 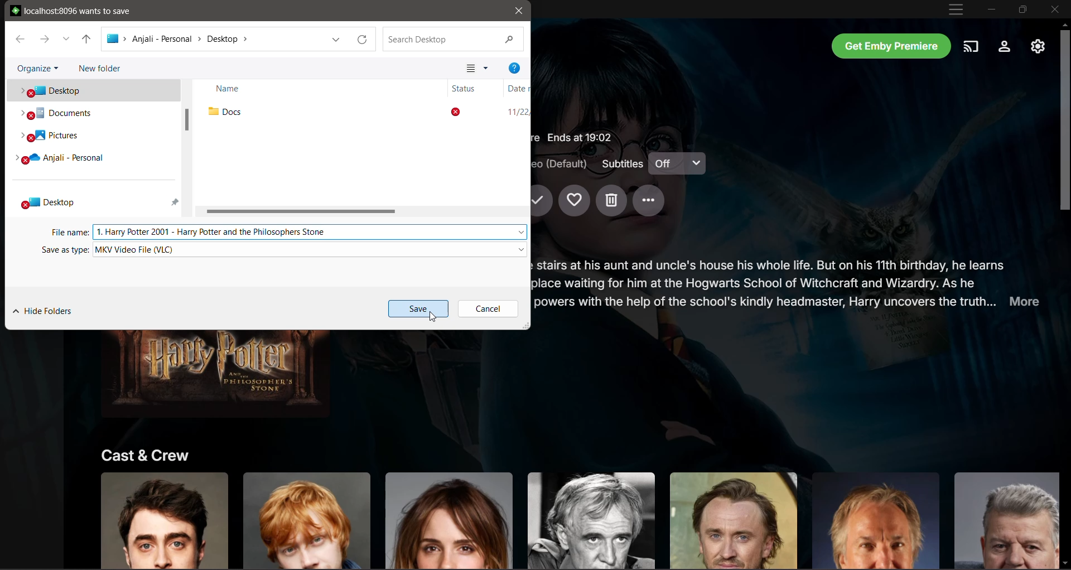 I want to click on Desktop, so click(x=91, y=90).